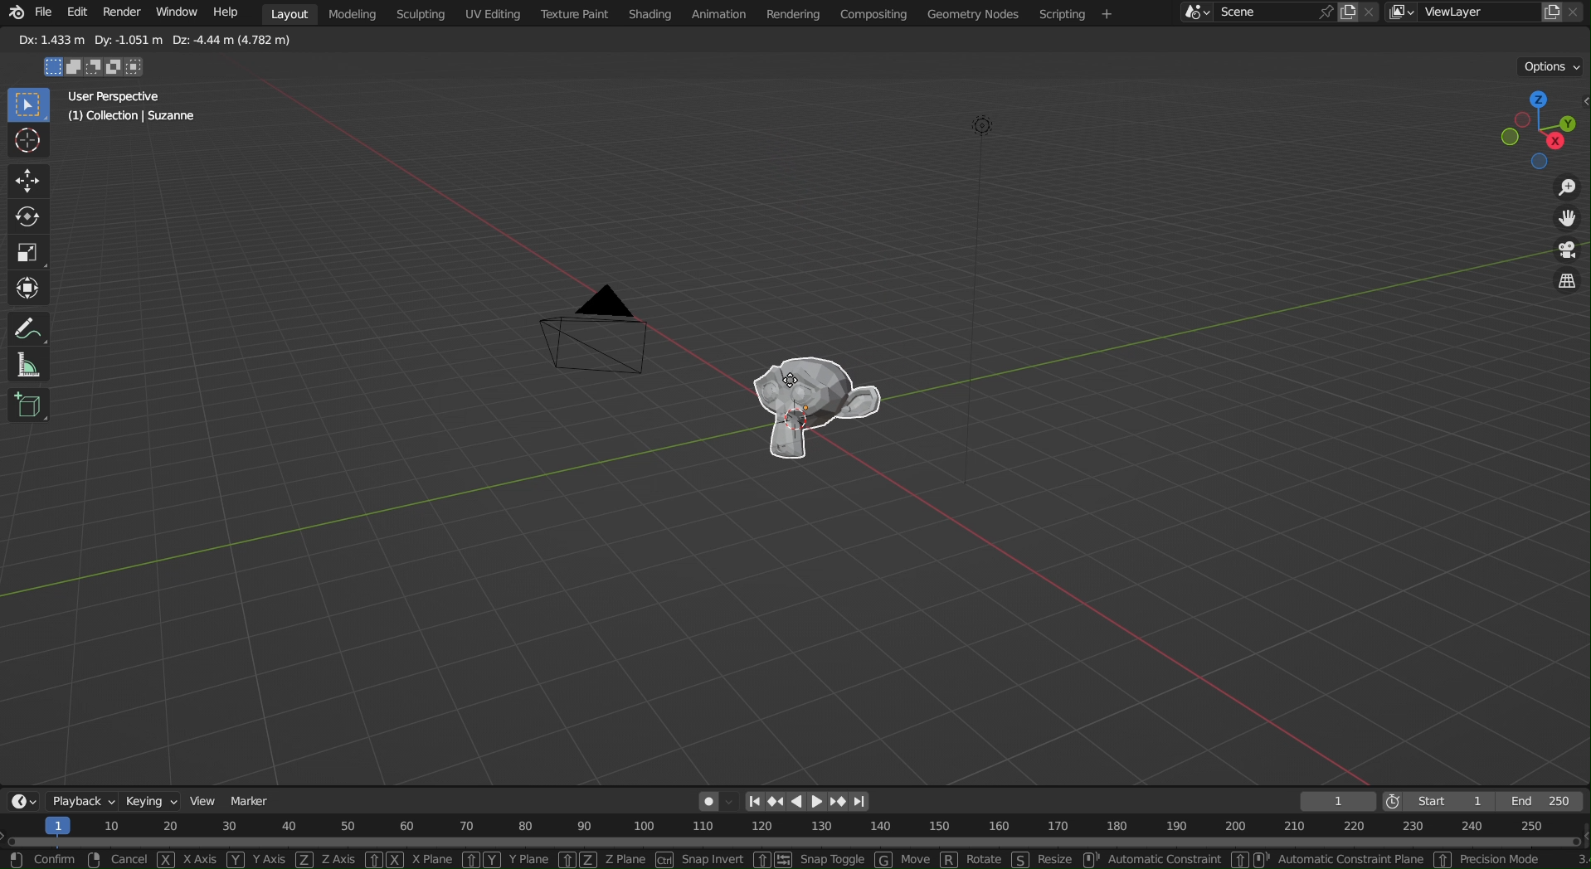 This screenshot has width=1591, height=869. Describe the element at coordinates (26, 289) in the screenshot. I see `Transform` at that location.